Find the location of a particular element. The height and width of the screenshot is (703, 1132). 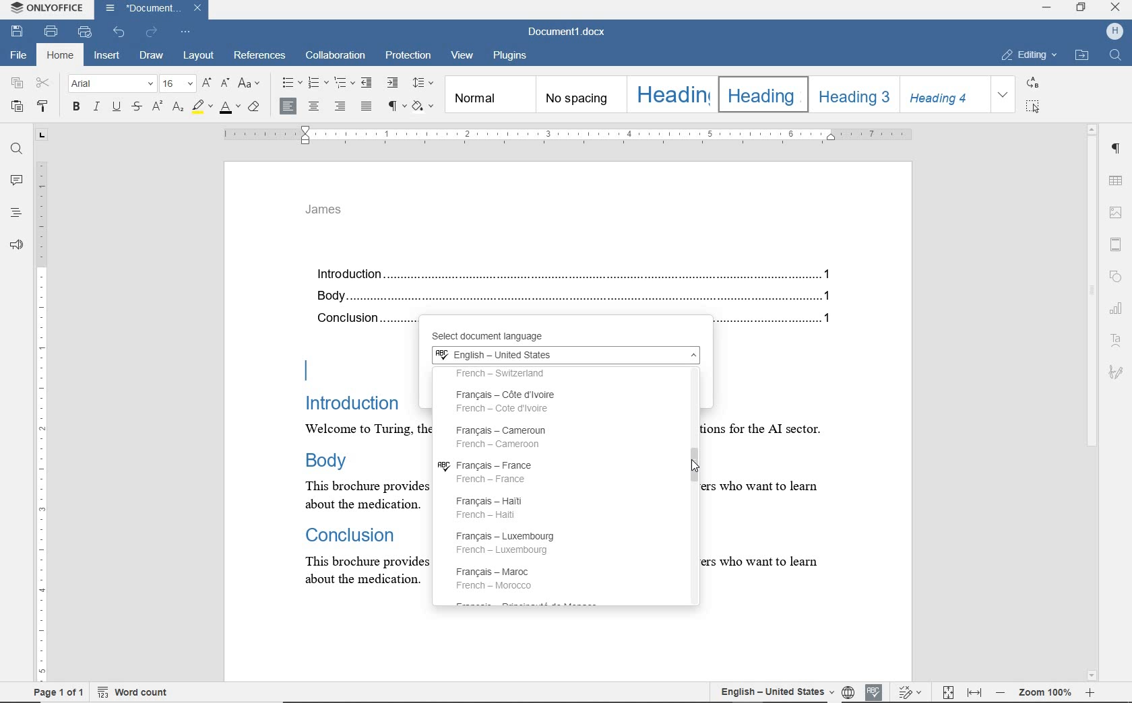

james is located at coordinates (324, 210).